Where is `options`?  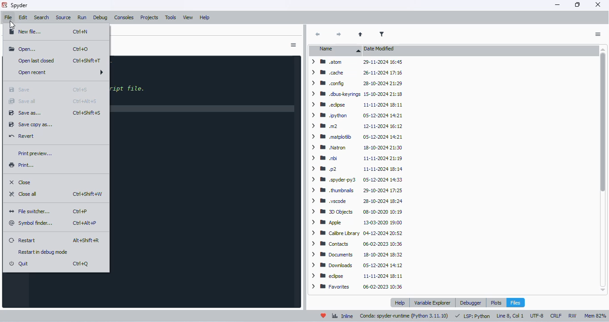
options is located at coordinates (293, 45).